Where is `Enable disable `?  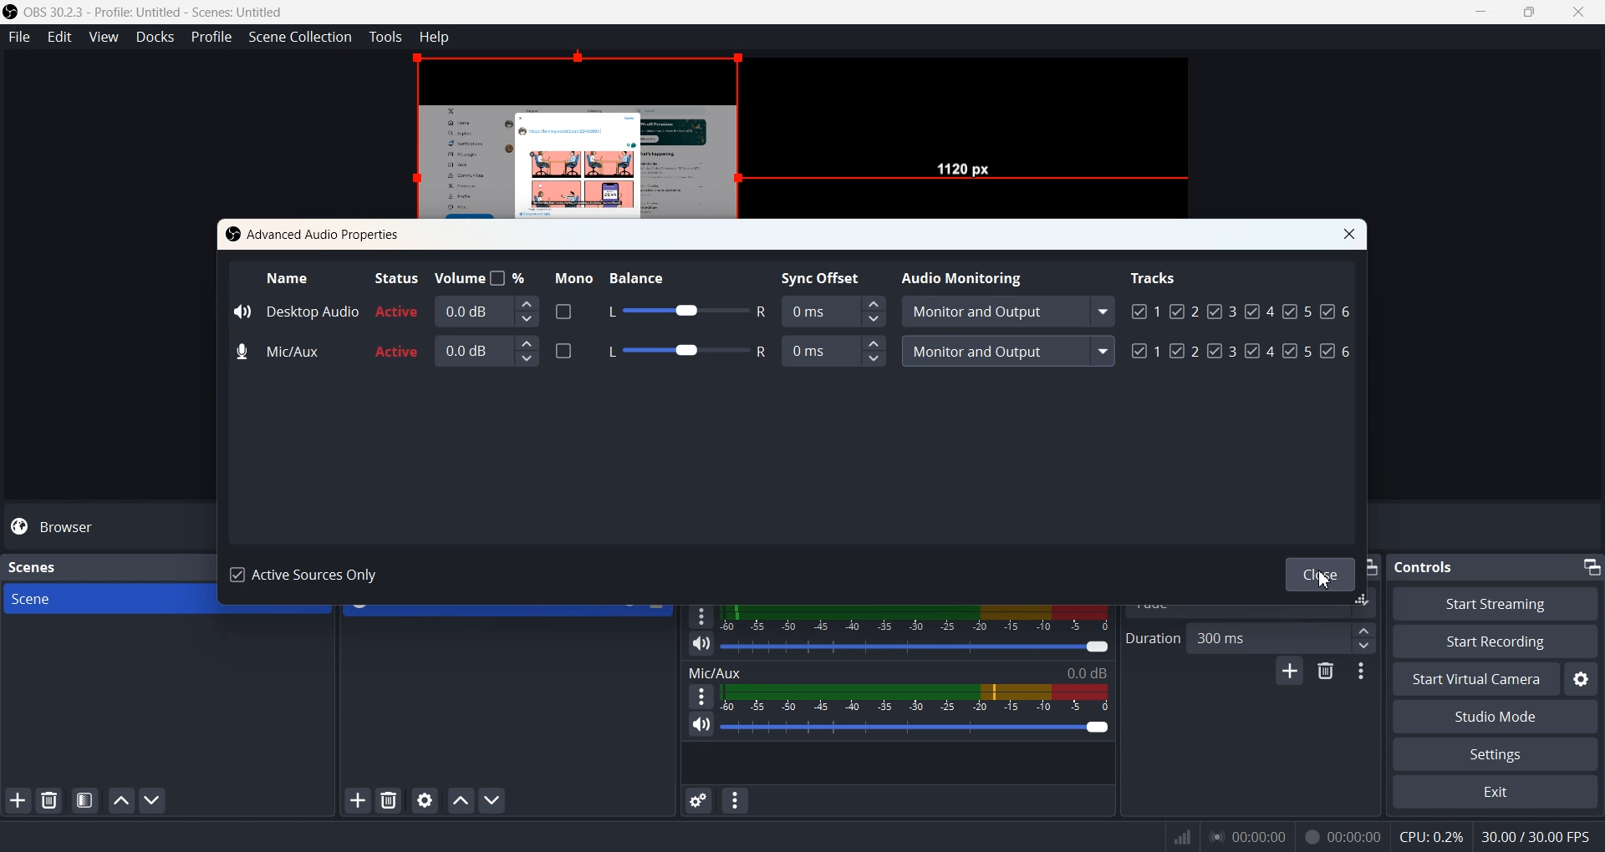 Enable disable  is located at coordinates (563, 311).